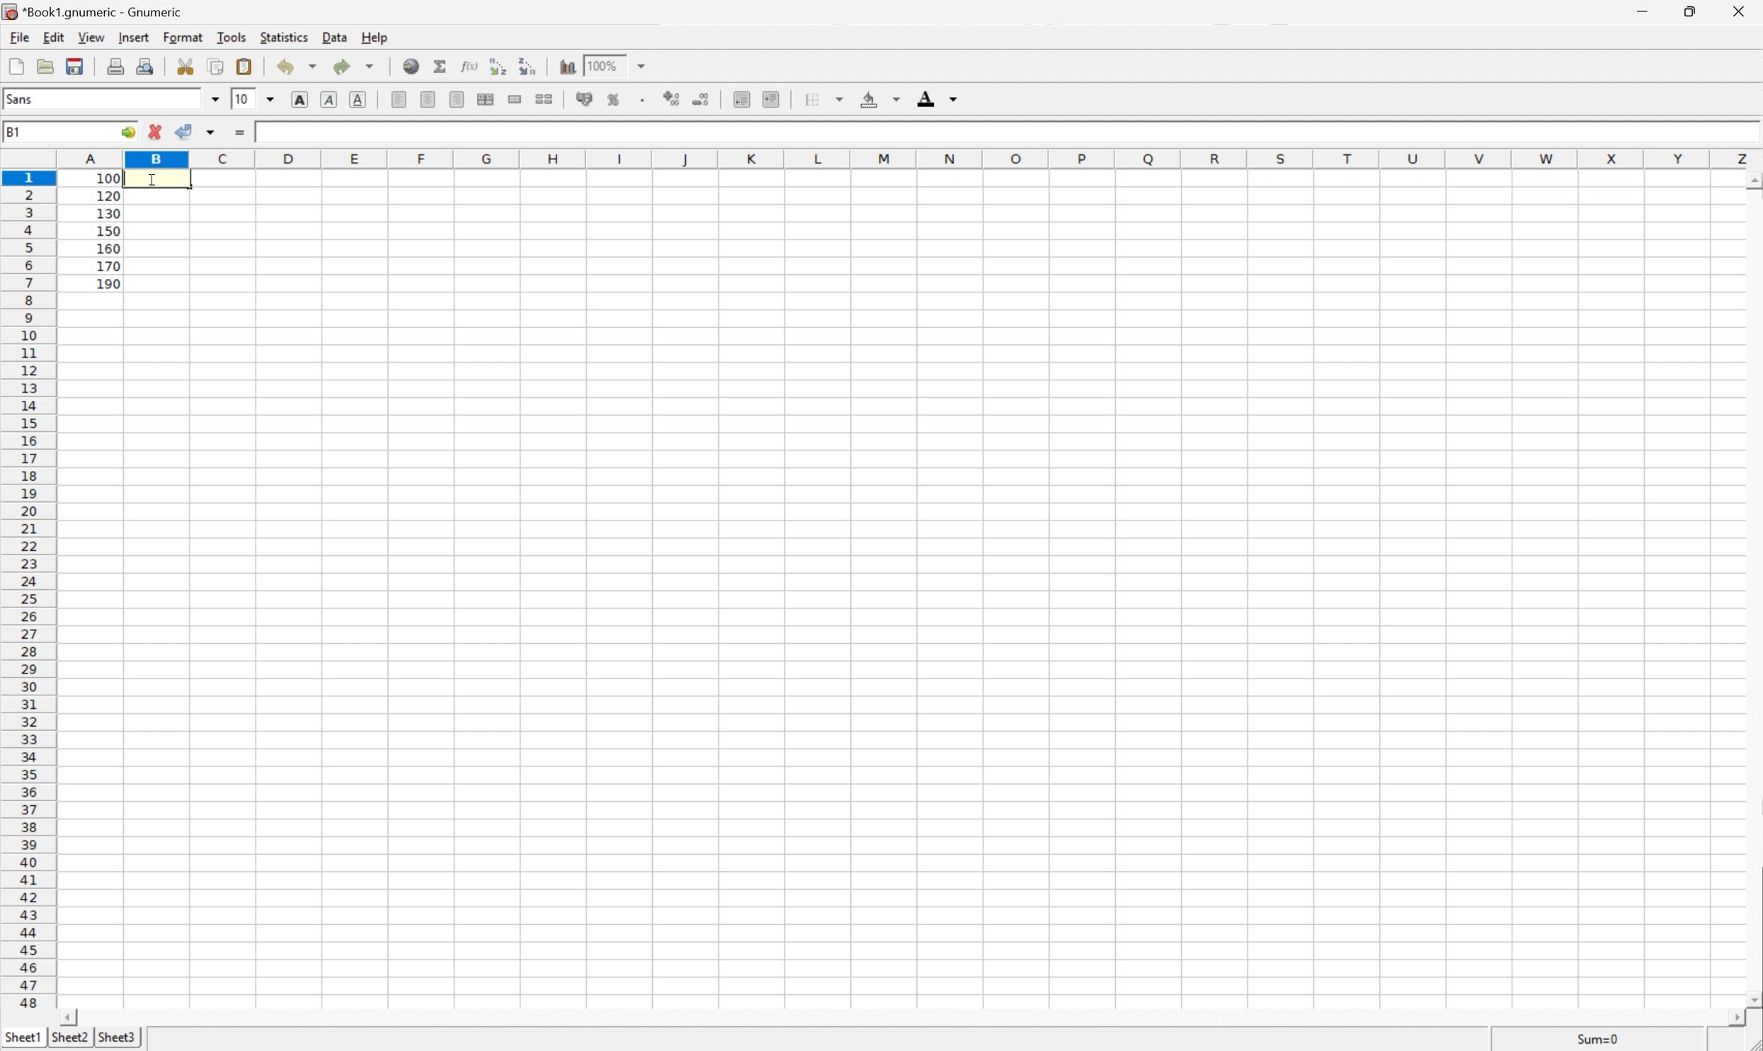  What do you see at coordinates (235, 38) in the screenshot?
I see `Tools` at bounding box center [235, 38].